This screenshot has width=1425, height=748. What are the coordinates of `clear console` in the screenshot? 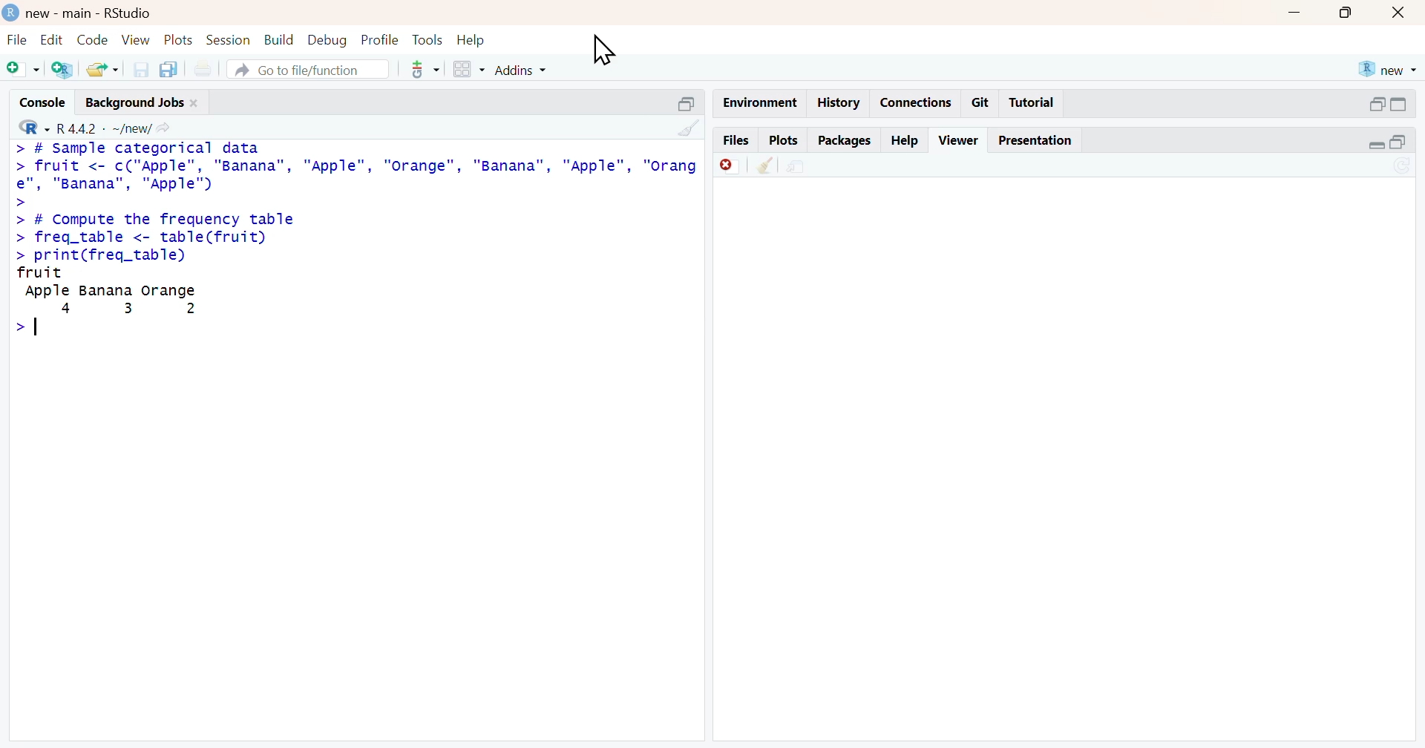 It's located at (688, 129).